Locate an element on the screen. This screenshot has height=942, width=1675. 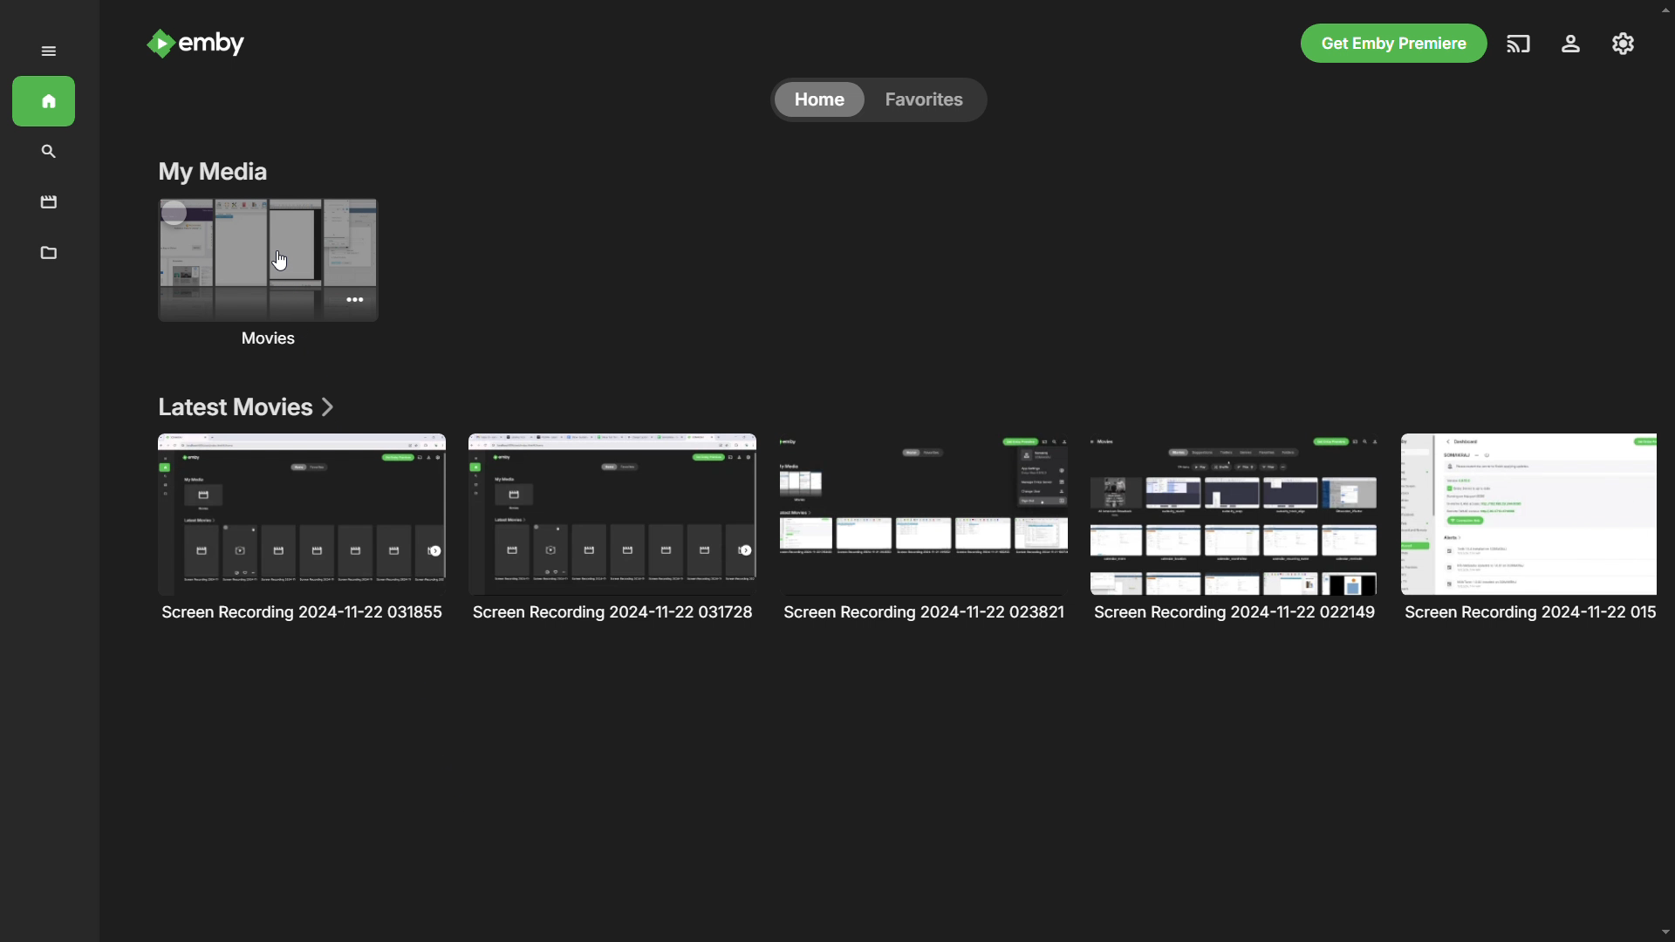
more is located at coordinates (355, 300).